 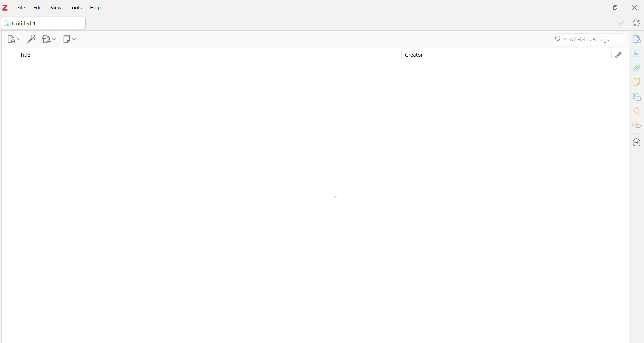 What do you see at coordinates (636, 97) in the screenshot?
I see `Bibliography` at bounding box center [636, 97].